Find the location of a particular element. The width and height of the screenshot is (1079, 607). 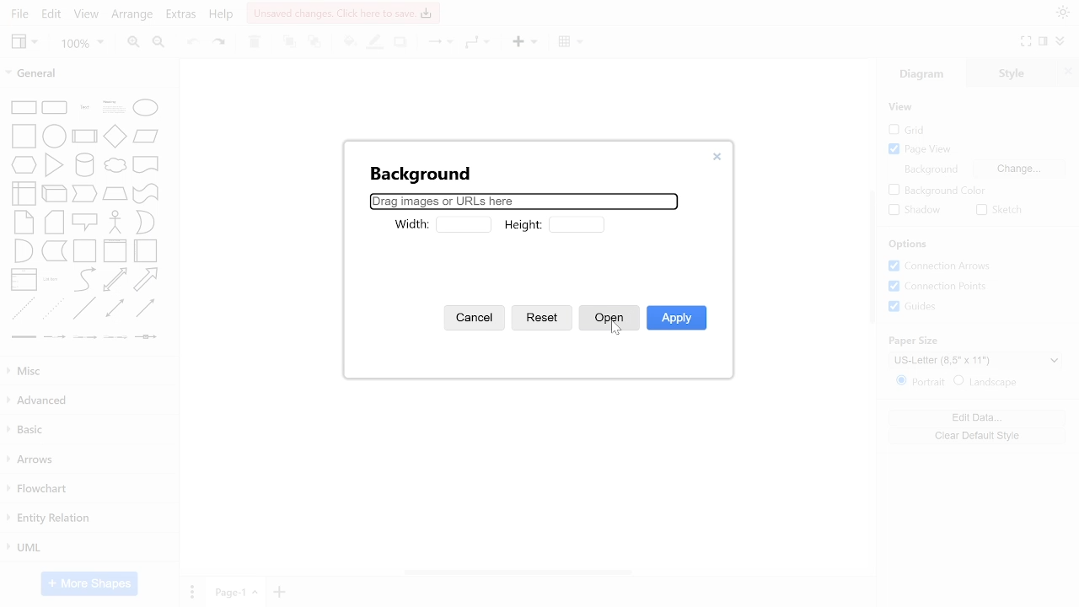

vertical scrollbar is located at coordinates (870, 261).